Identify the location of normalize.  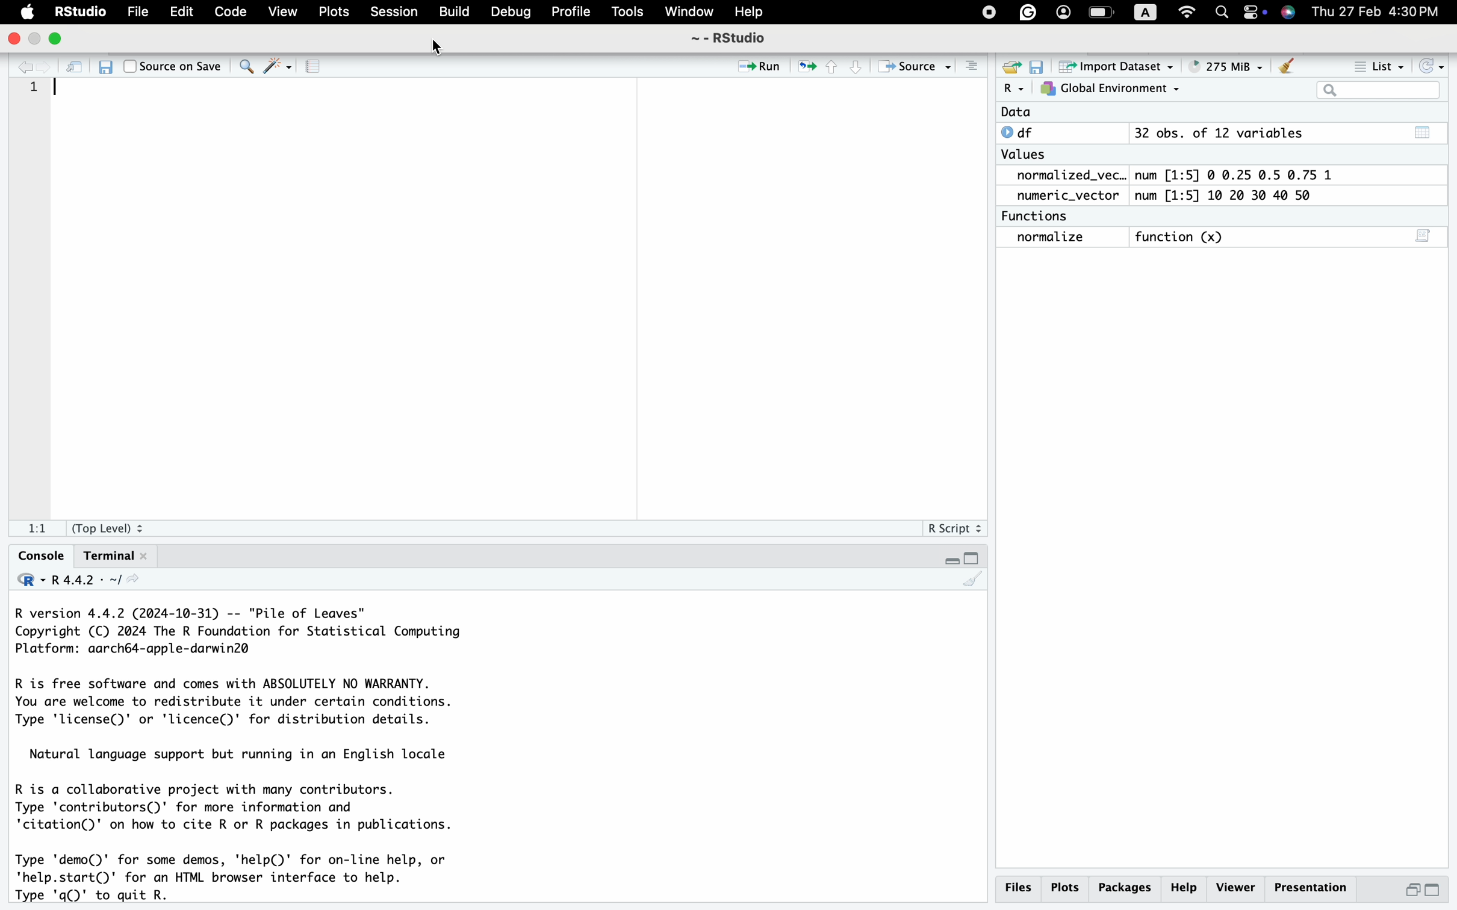
(1049, 238).